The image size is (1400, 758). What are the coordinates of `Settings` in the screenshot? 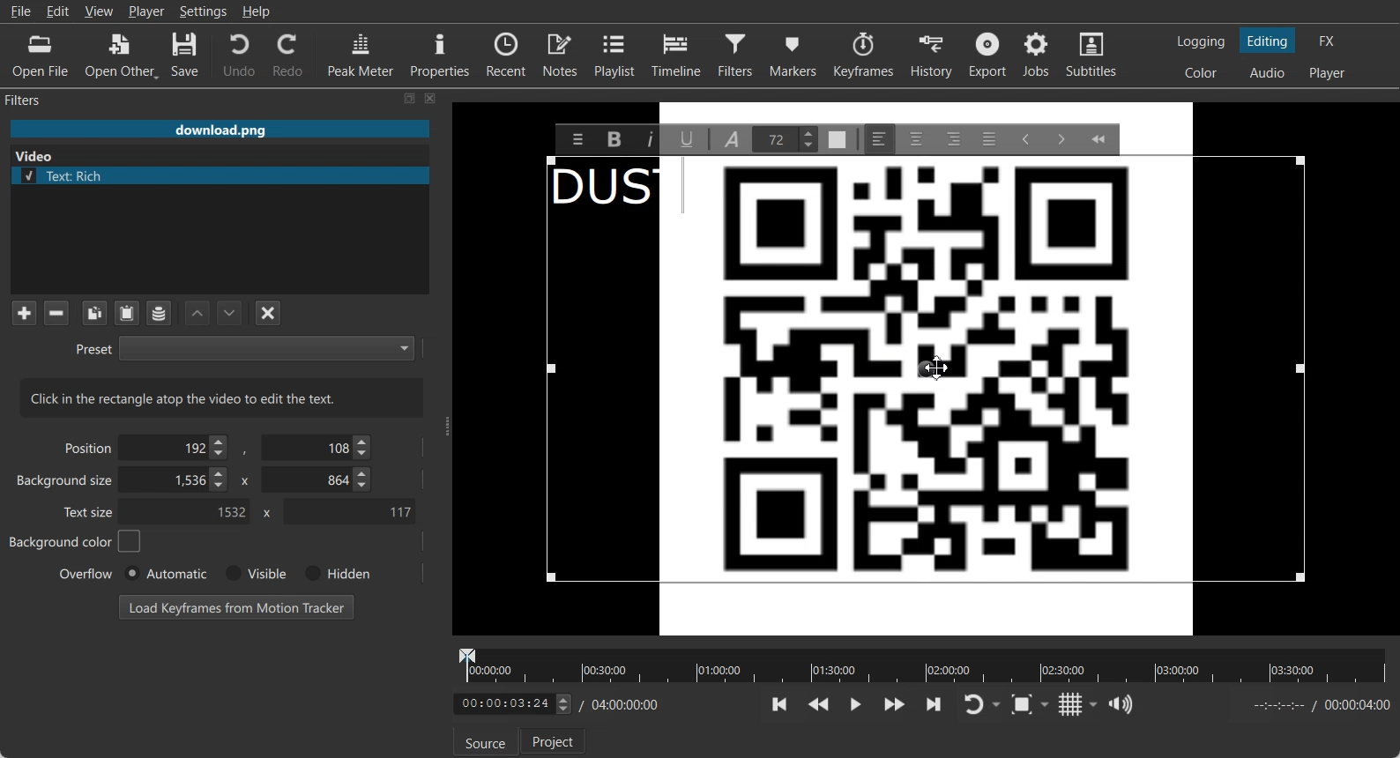 It's located at (204, 11).